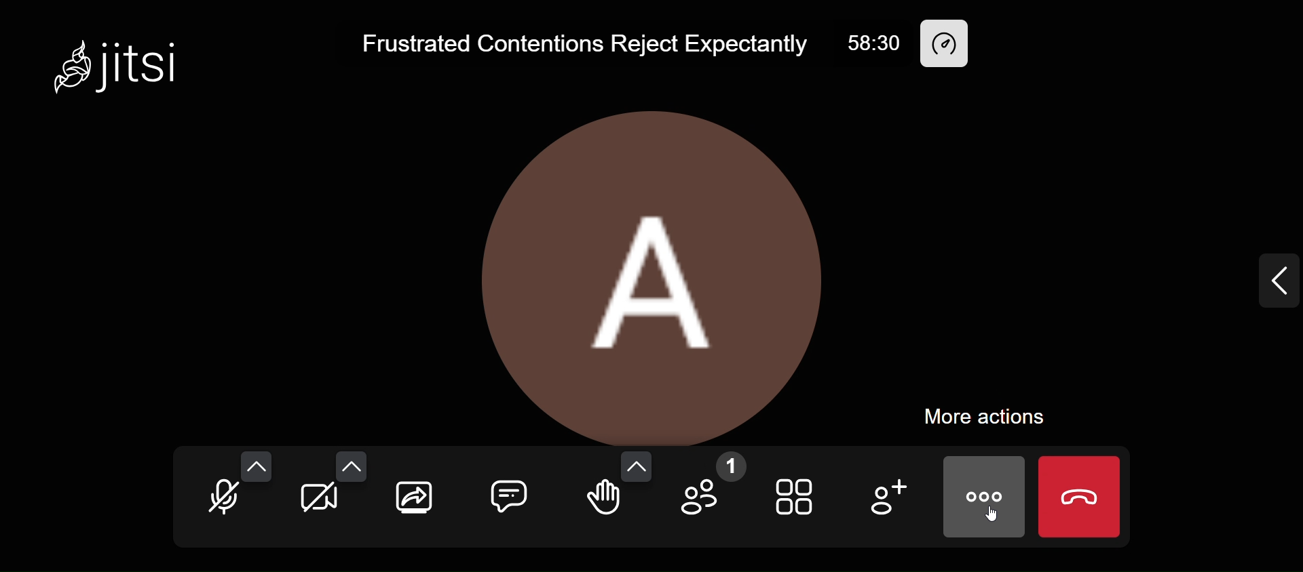 The width and height of the screenshot is (1303, 572). I want to click on 58:30, so click(872, 42).